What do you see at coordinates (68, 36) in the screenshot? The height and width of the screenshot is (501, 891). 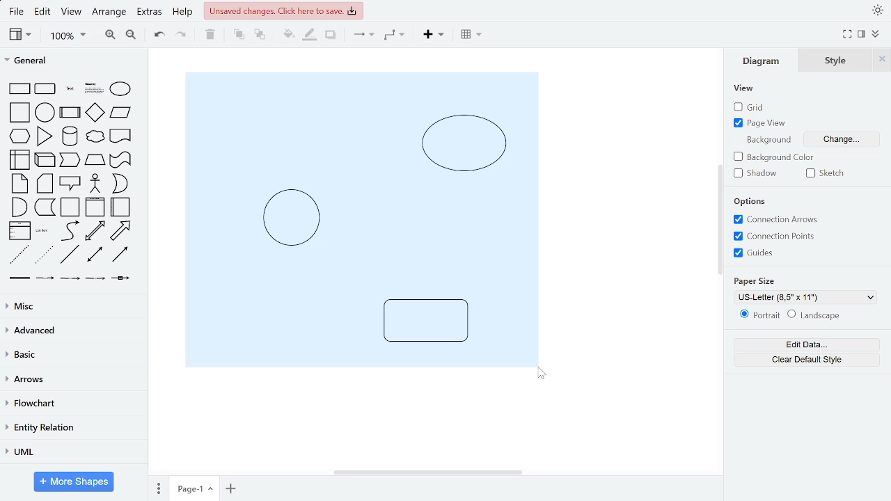 I see `100%` at bounding box center [68, 36].